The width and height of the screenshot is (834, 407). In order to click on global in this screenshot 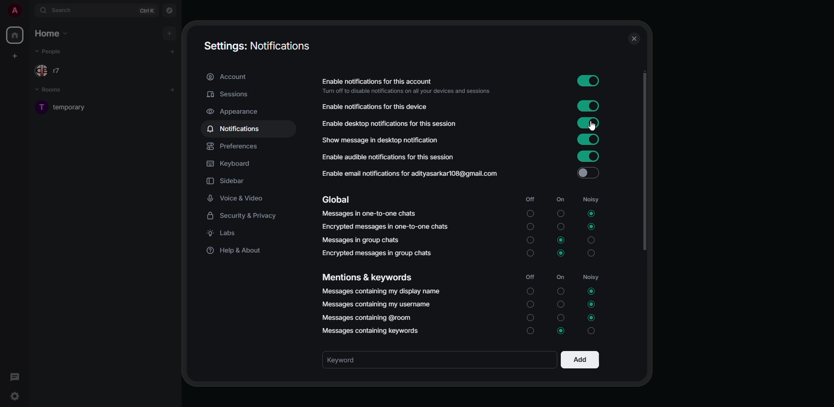, I will do `click(337, 199)`.